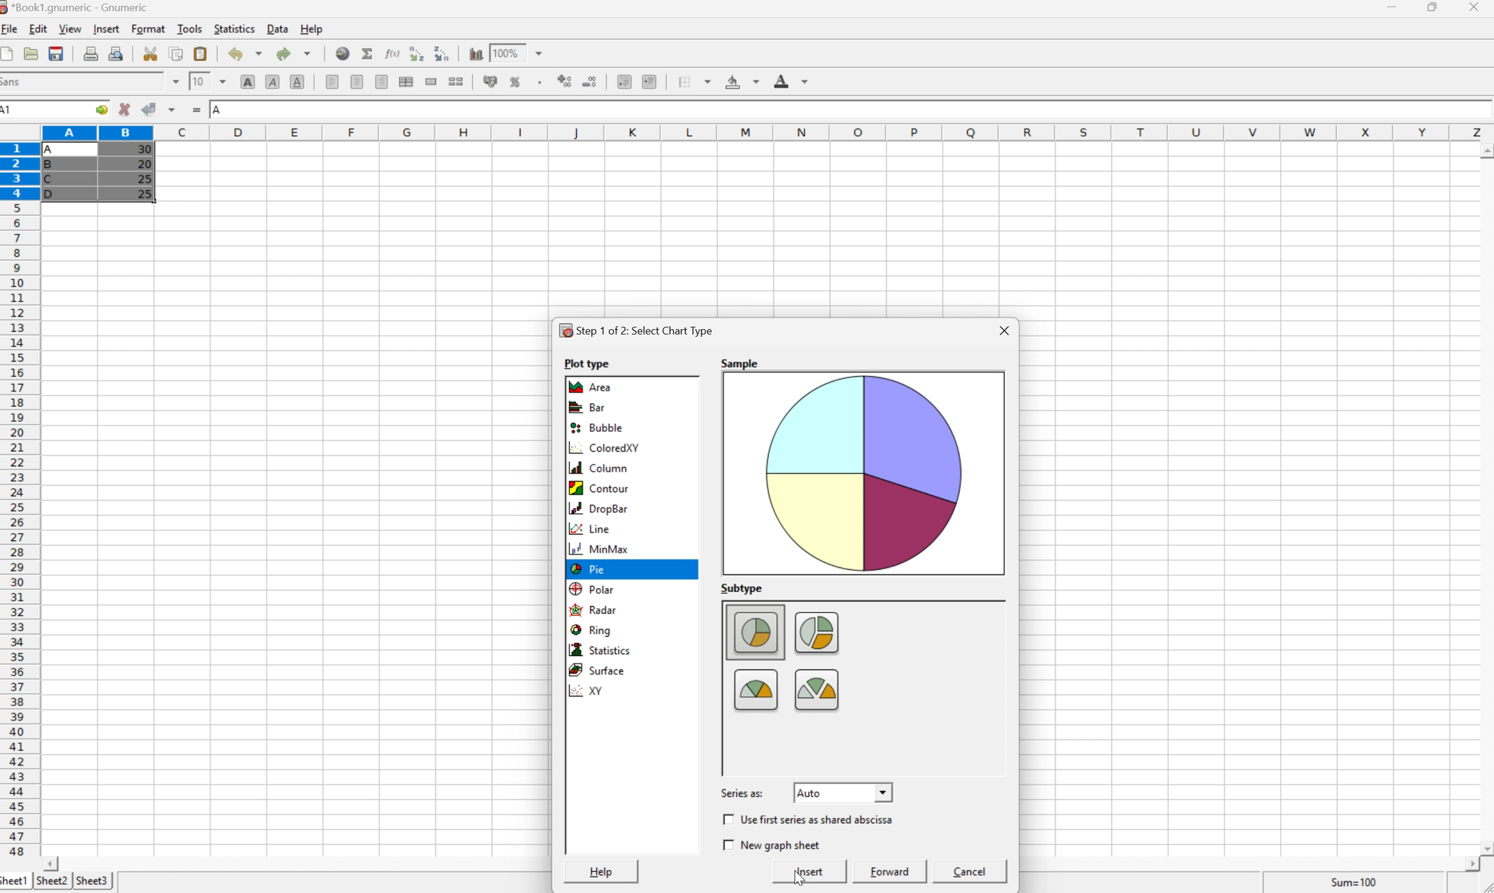  What do you see at coordinates (441, 52) in the screenshot?
I see `Sort the selected region in descending order based on the first column selected` at bounding box center [441, 52].